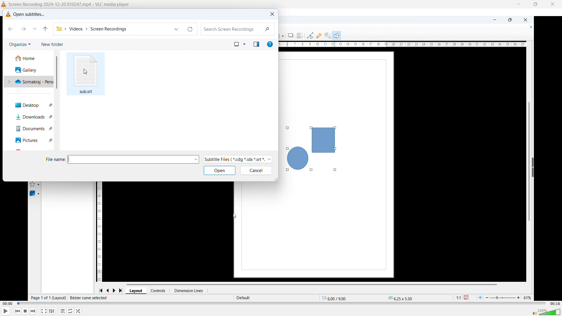  What do you see at coordinates (77, 28) in the screenshot?
I see `videos` at bounding box center [77, 28].